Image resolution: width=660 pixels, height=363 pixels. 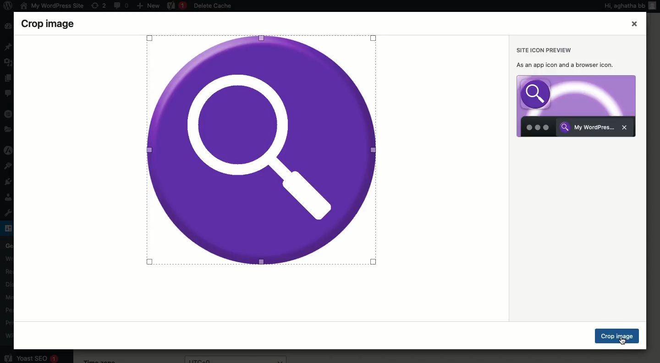 What do you see at coordinates (8, 130) in the screenshot?
I see `Templates` at bounding box center [8, 130].